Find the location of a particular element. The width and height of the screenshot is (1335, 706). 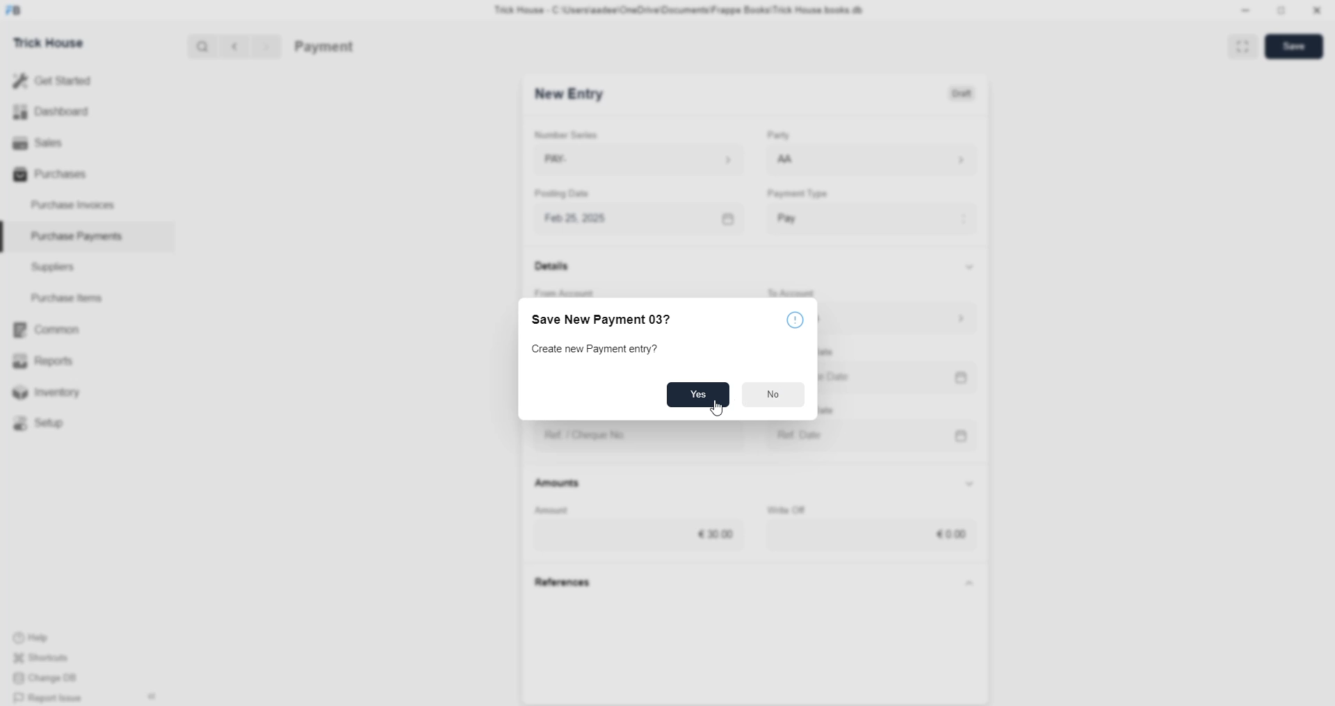

Save New Payment 03? is located at coordinates (607, 318).